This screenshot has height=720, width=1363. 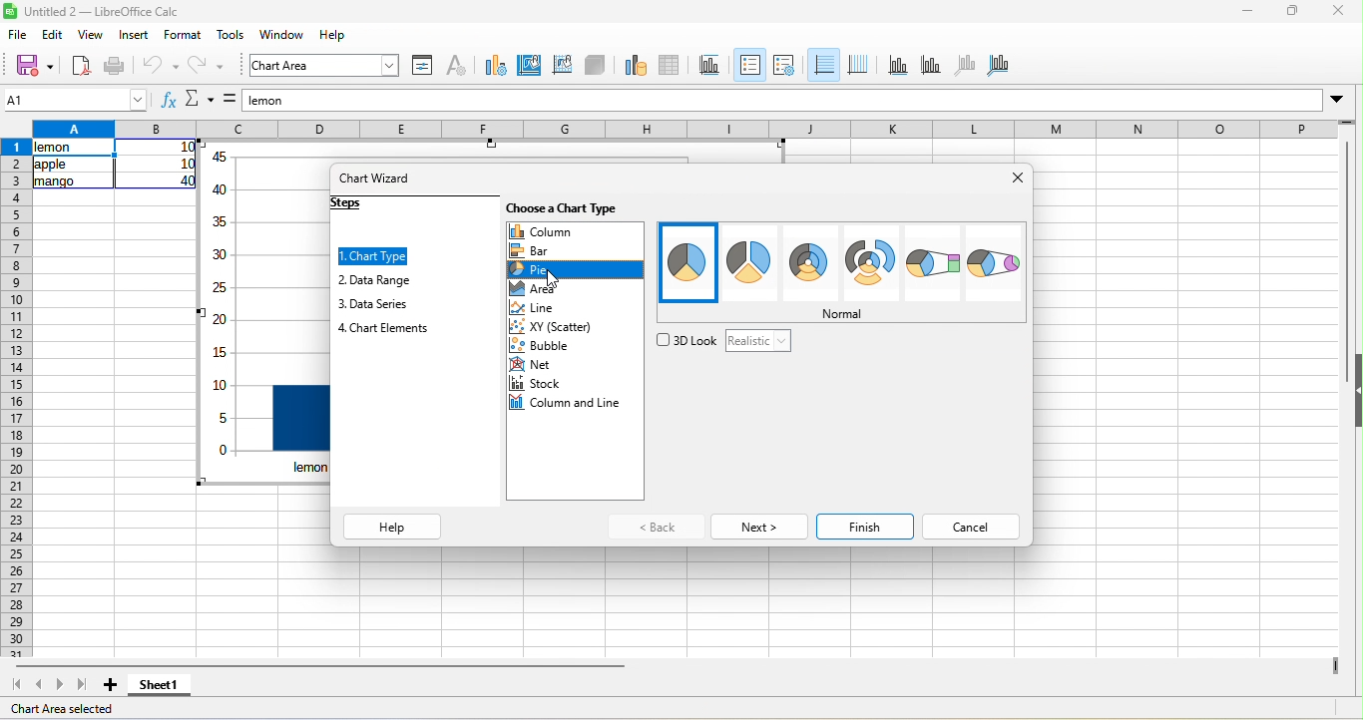 I want to click on net, so click(x=535, y=365).